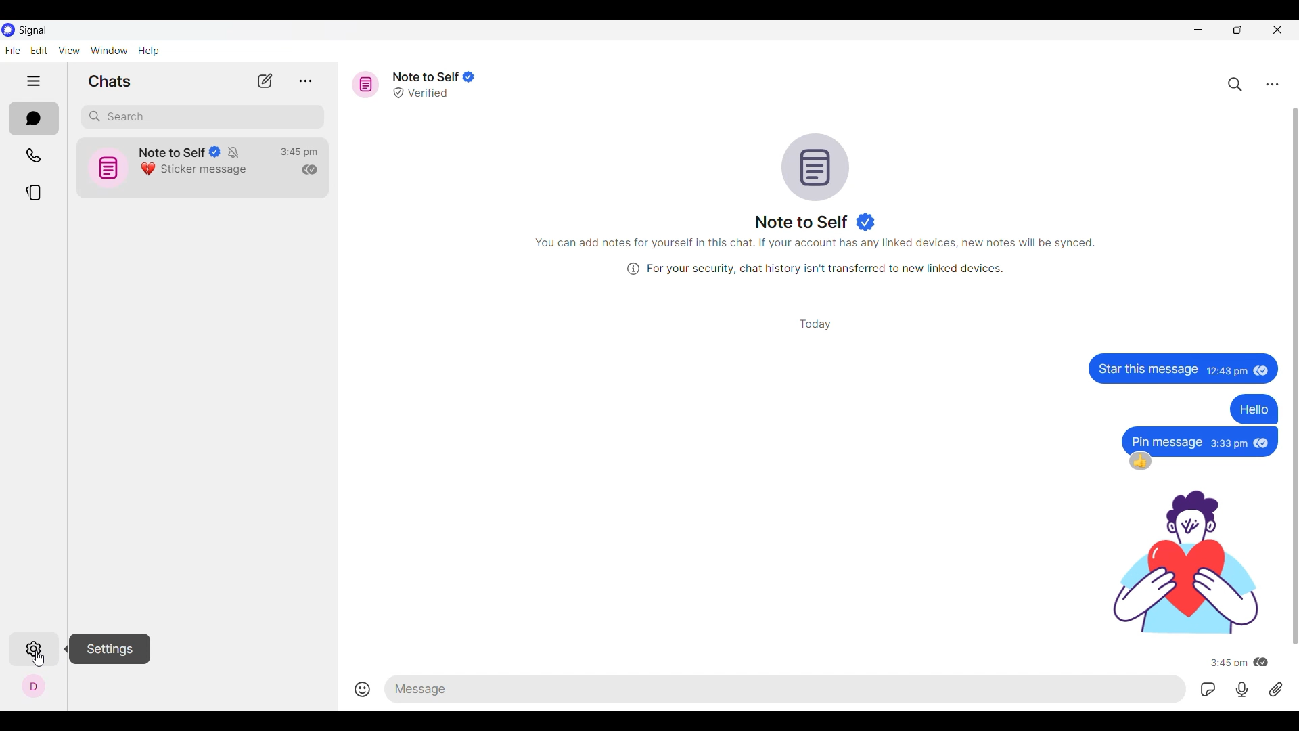 The image size is (1299, 731). What do you see at coordinates (365, 85) in the screenshot?
I see `Chat icon` at bounding box center [365, 85].